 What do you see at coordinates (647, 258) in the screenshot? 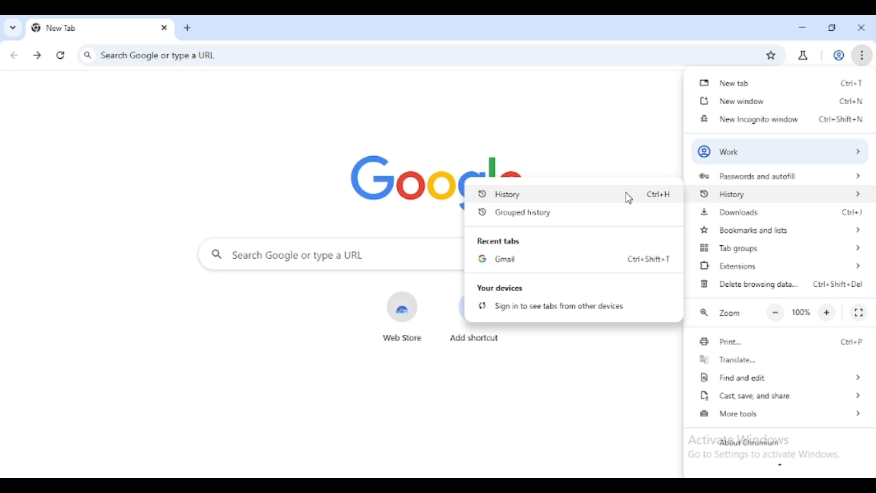
I see `shortcut for gmail` at bounding box center [647, 258].